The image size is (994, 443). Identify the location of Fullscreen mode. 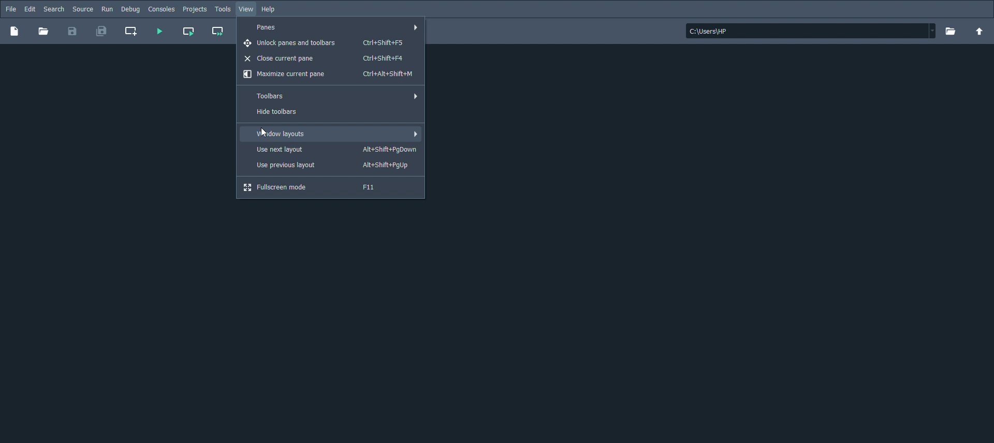
(315, 188).